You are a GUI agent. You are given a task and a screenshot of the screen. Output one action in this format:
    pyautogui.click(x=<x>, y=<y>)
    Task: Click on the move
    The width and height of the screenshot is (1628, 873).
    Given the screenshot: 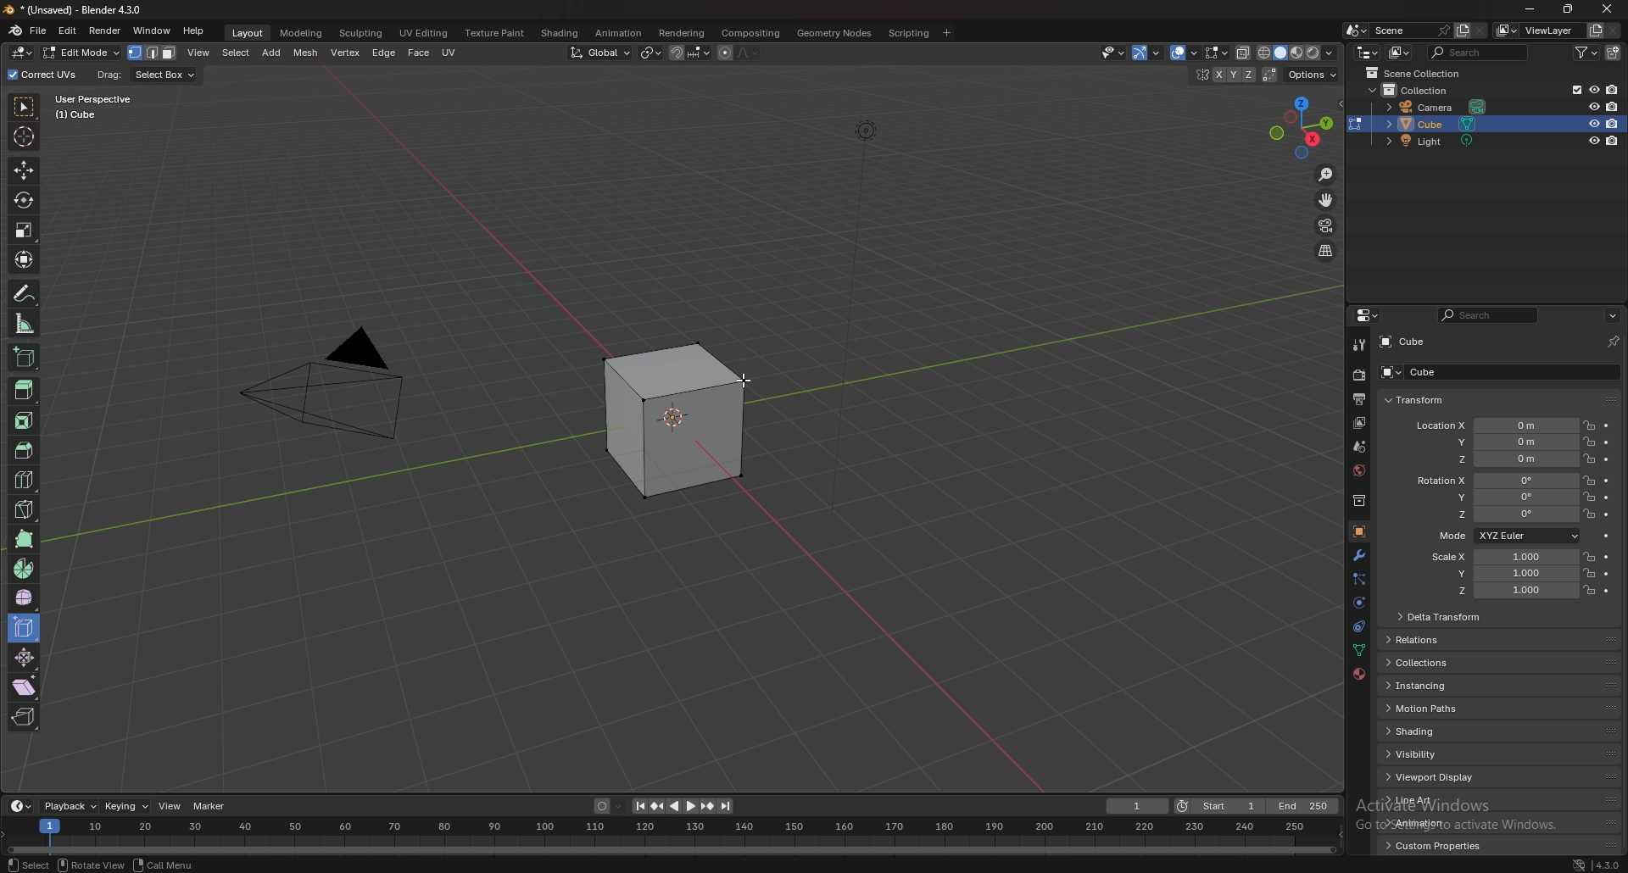 What is the action you would take?
    pyautogui.click(x=1327, y=198)
    